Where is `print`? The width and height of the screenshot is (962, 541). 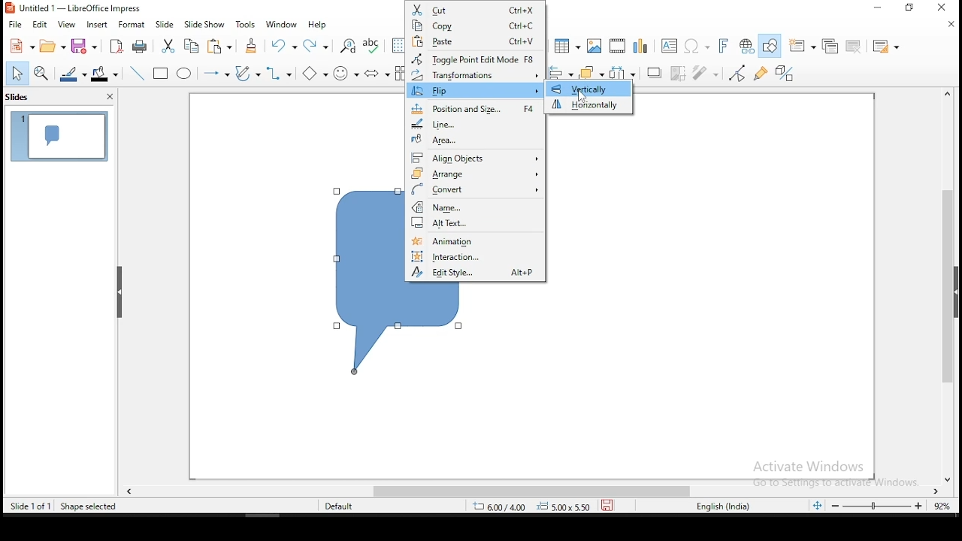
print is located at coordinates (138, 47).